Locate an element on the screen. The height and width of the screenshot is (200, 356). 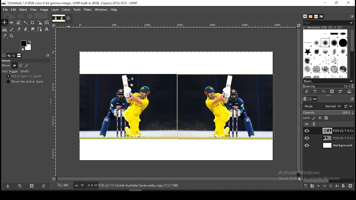
Coordinates is located at coordinates (63, 185).